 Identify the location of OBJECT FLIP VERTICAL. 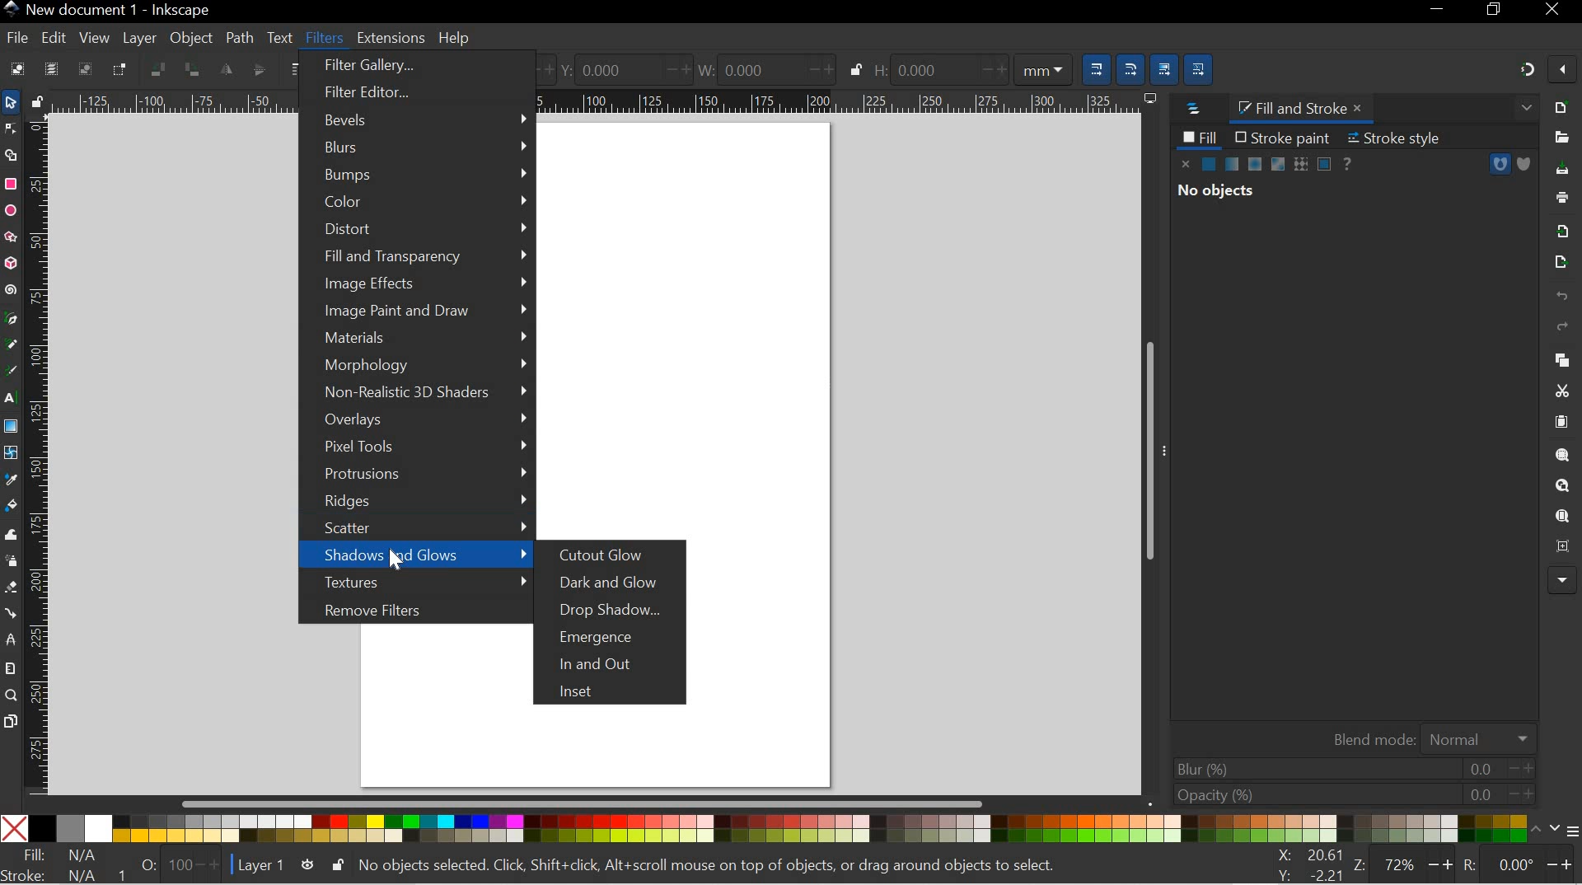
(258, 69).